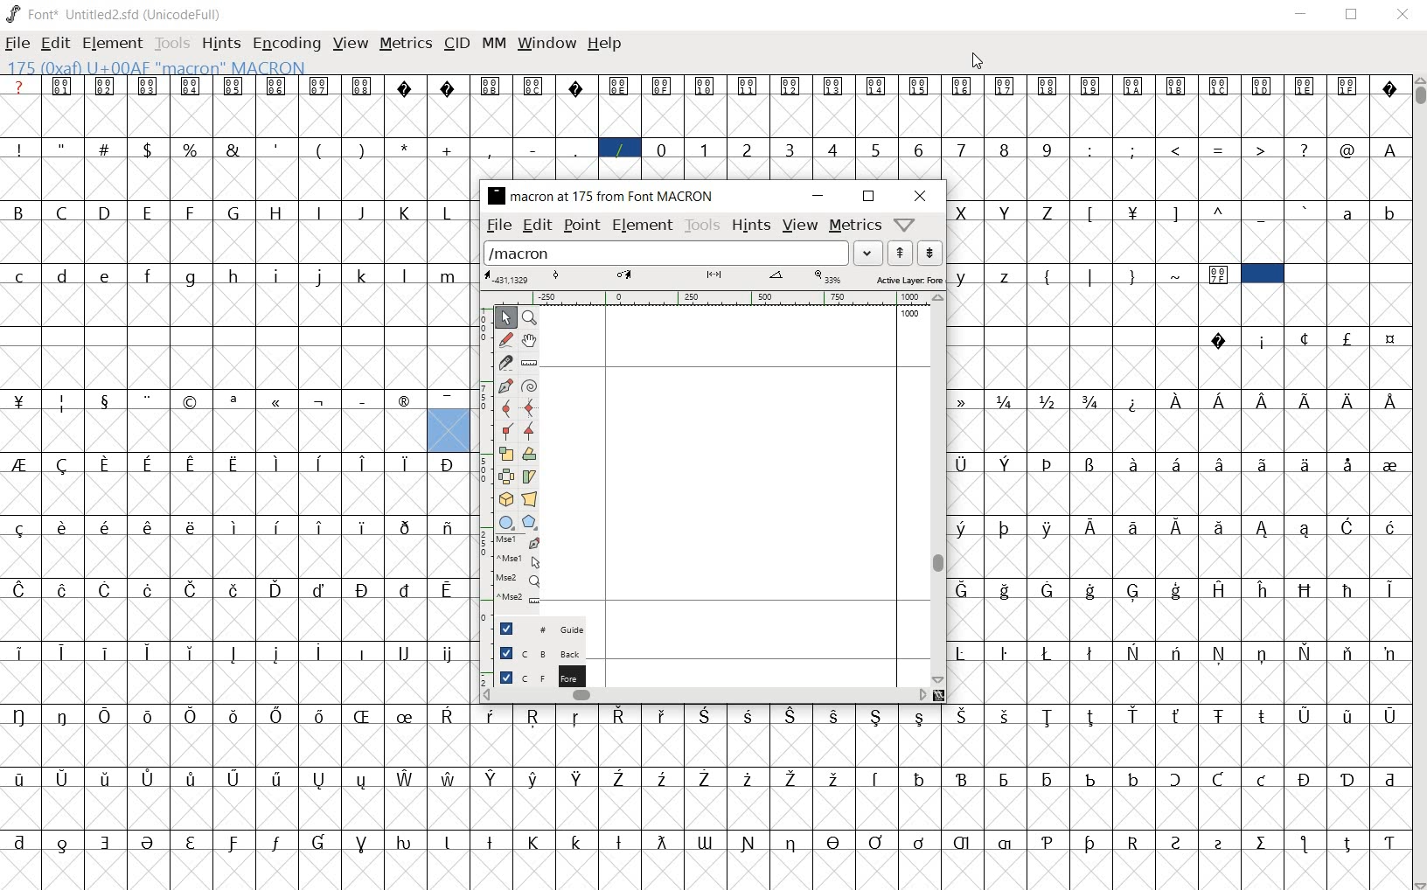  What do you see at coordinates (793, 842) in the screenshot?
I see `Symbol` at bounding box center [793, 842].